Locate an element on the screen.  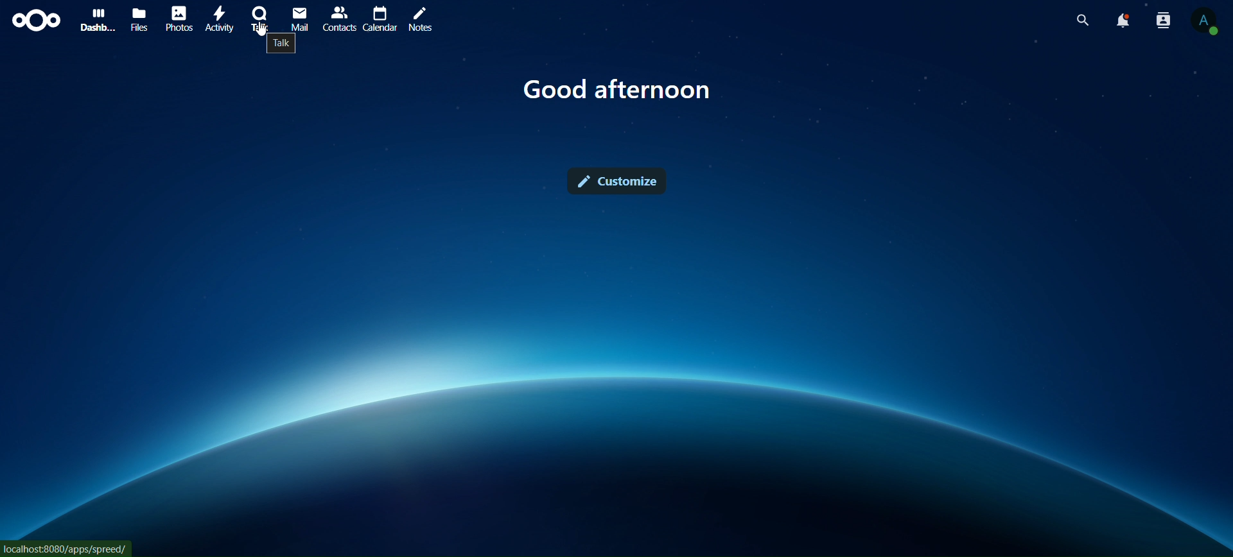
mail is located at coordinates (300, 19).